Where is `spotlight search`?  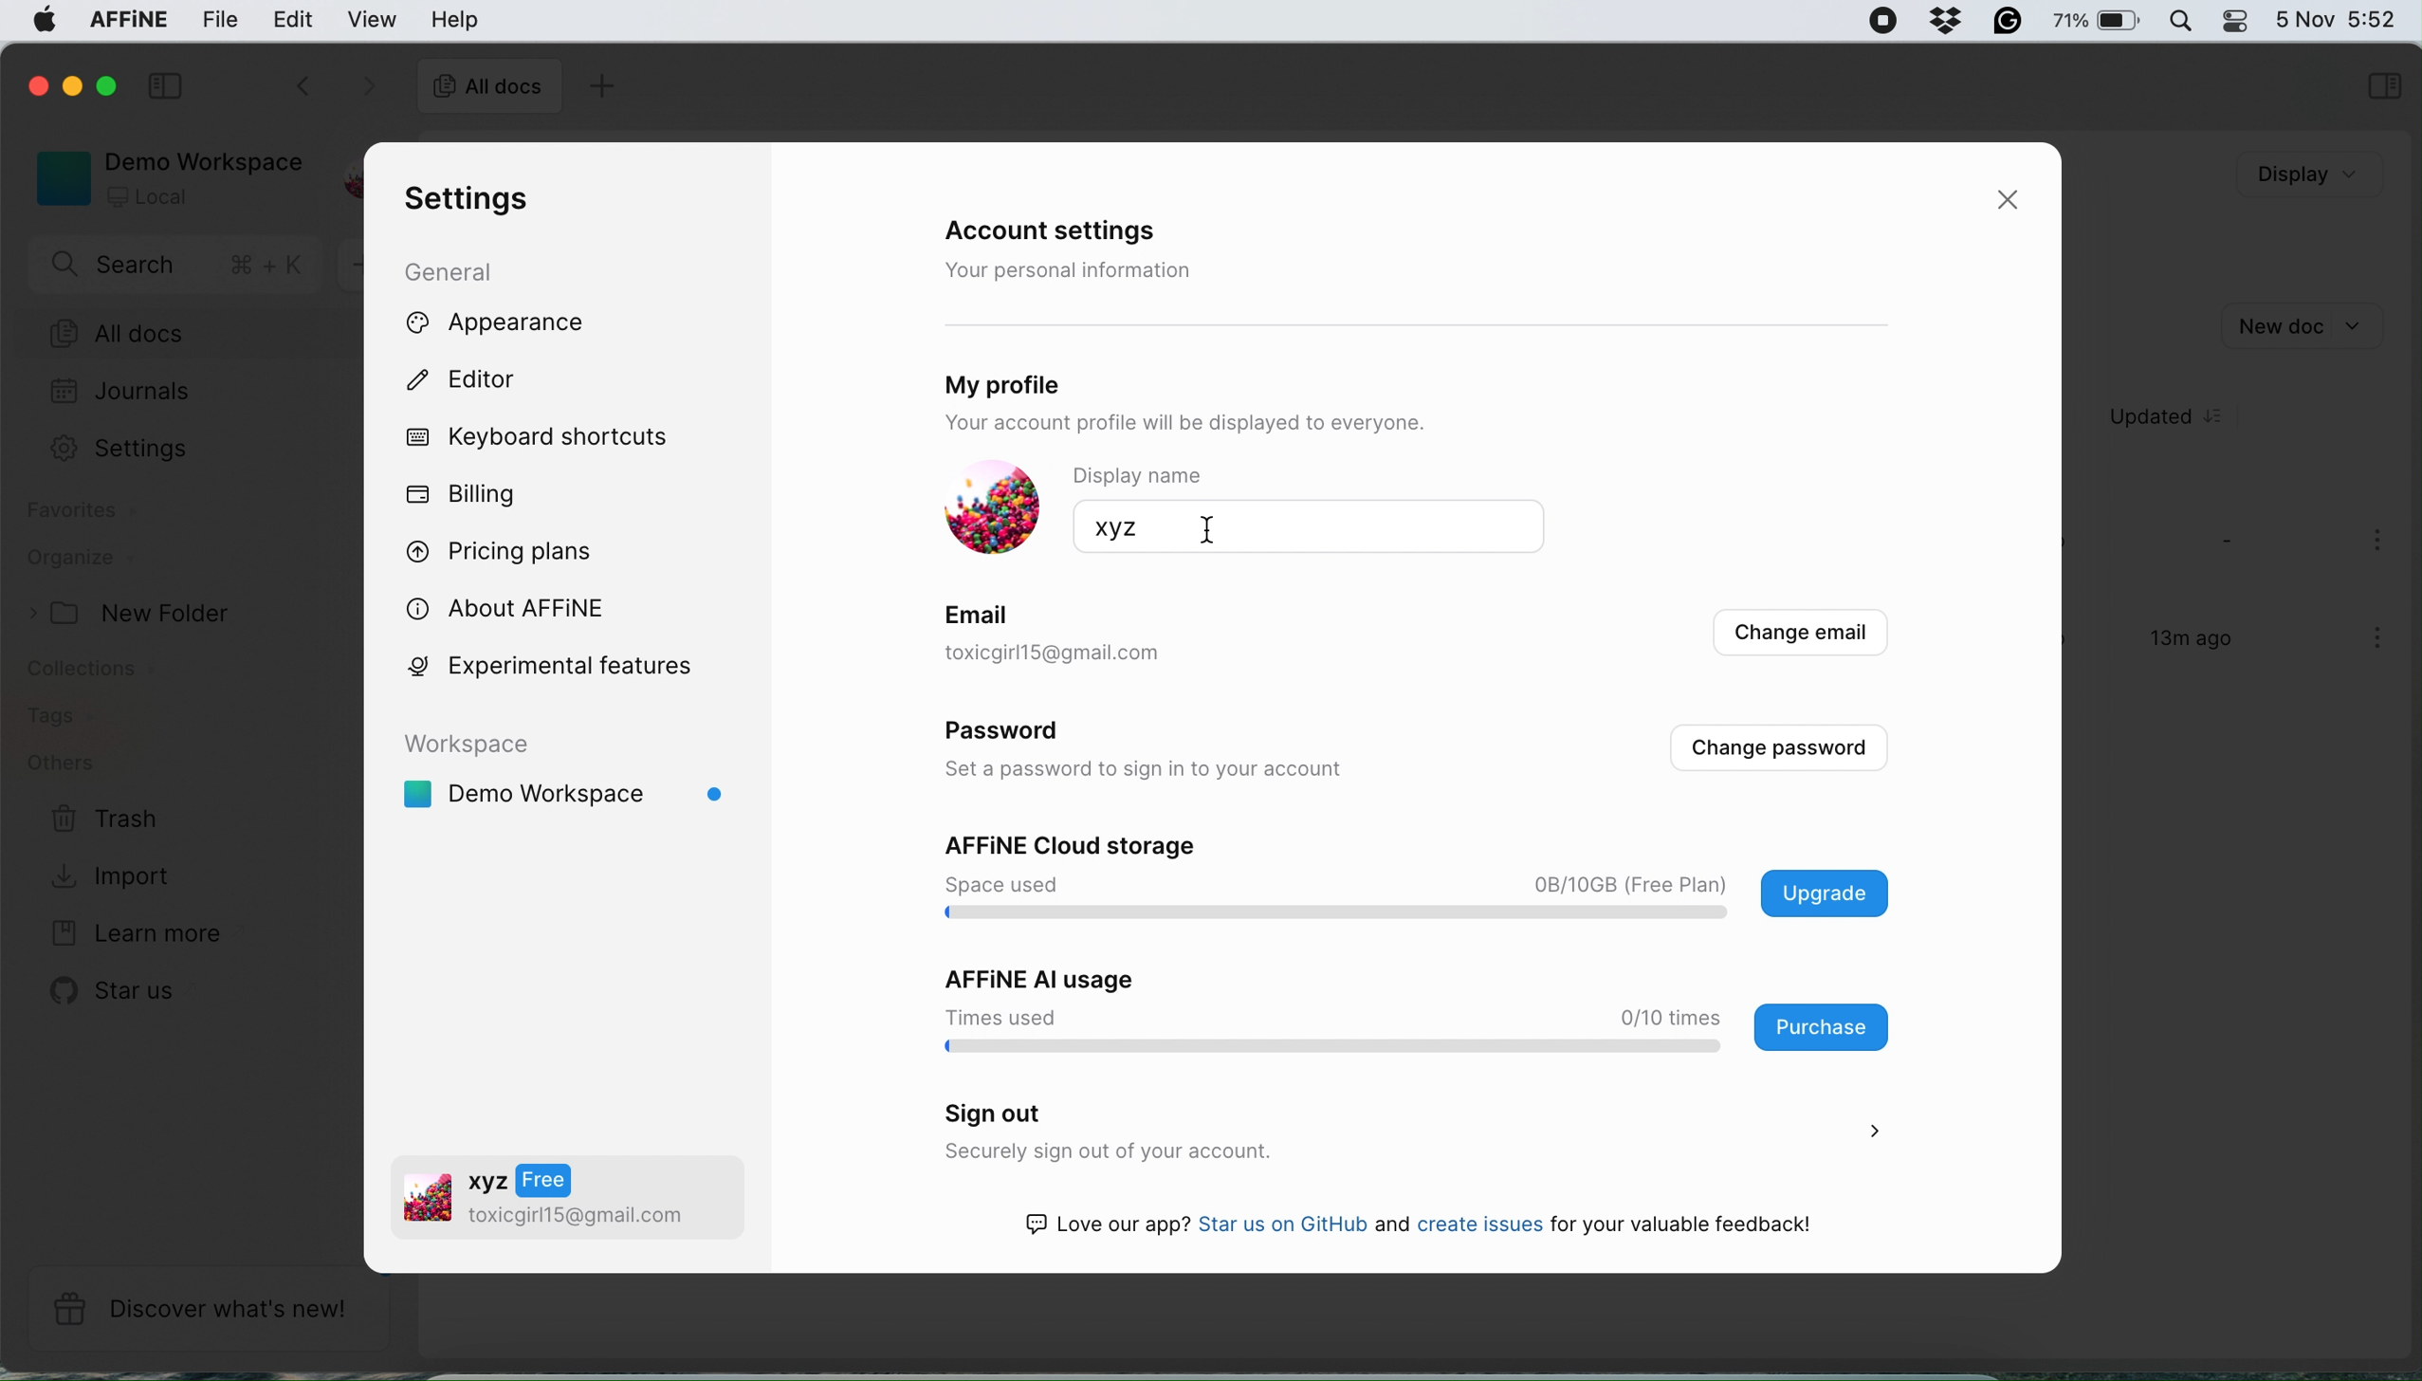 spotlight search is located at coordinates (2177, 20).